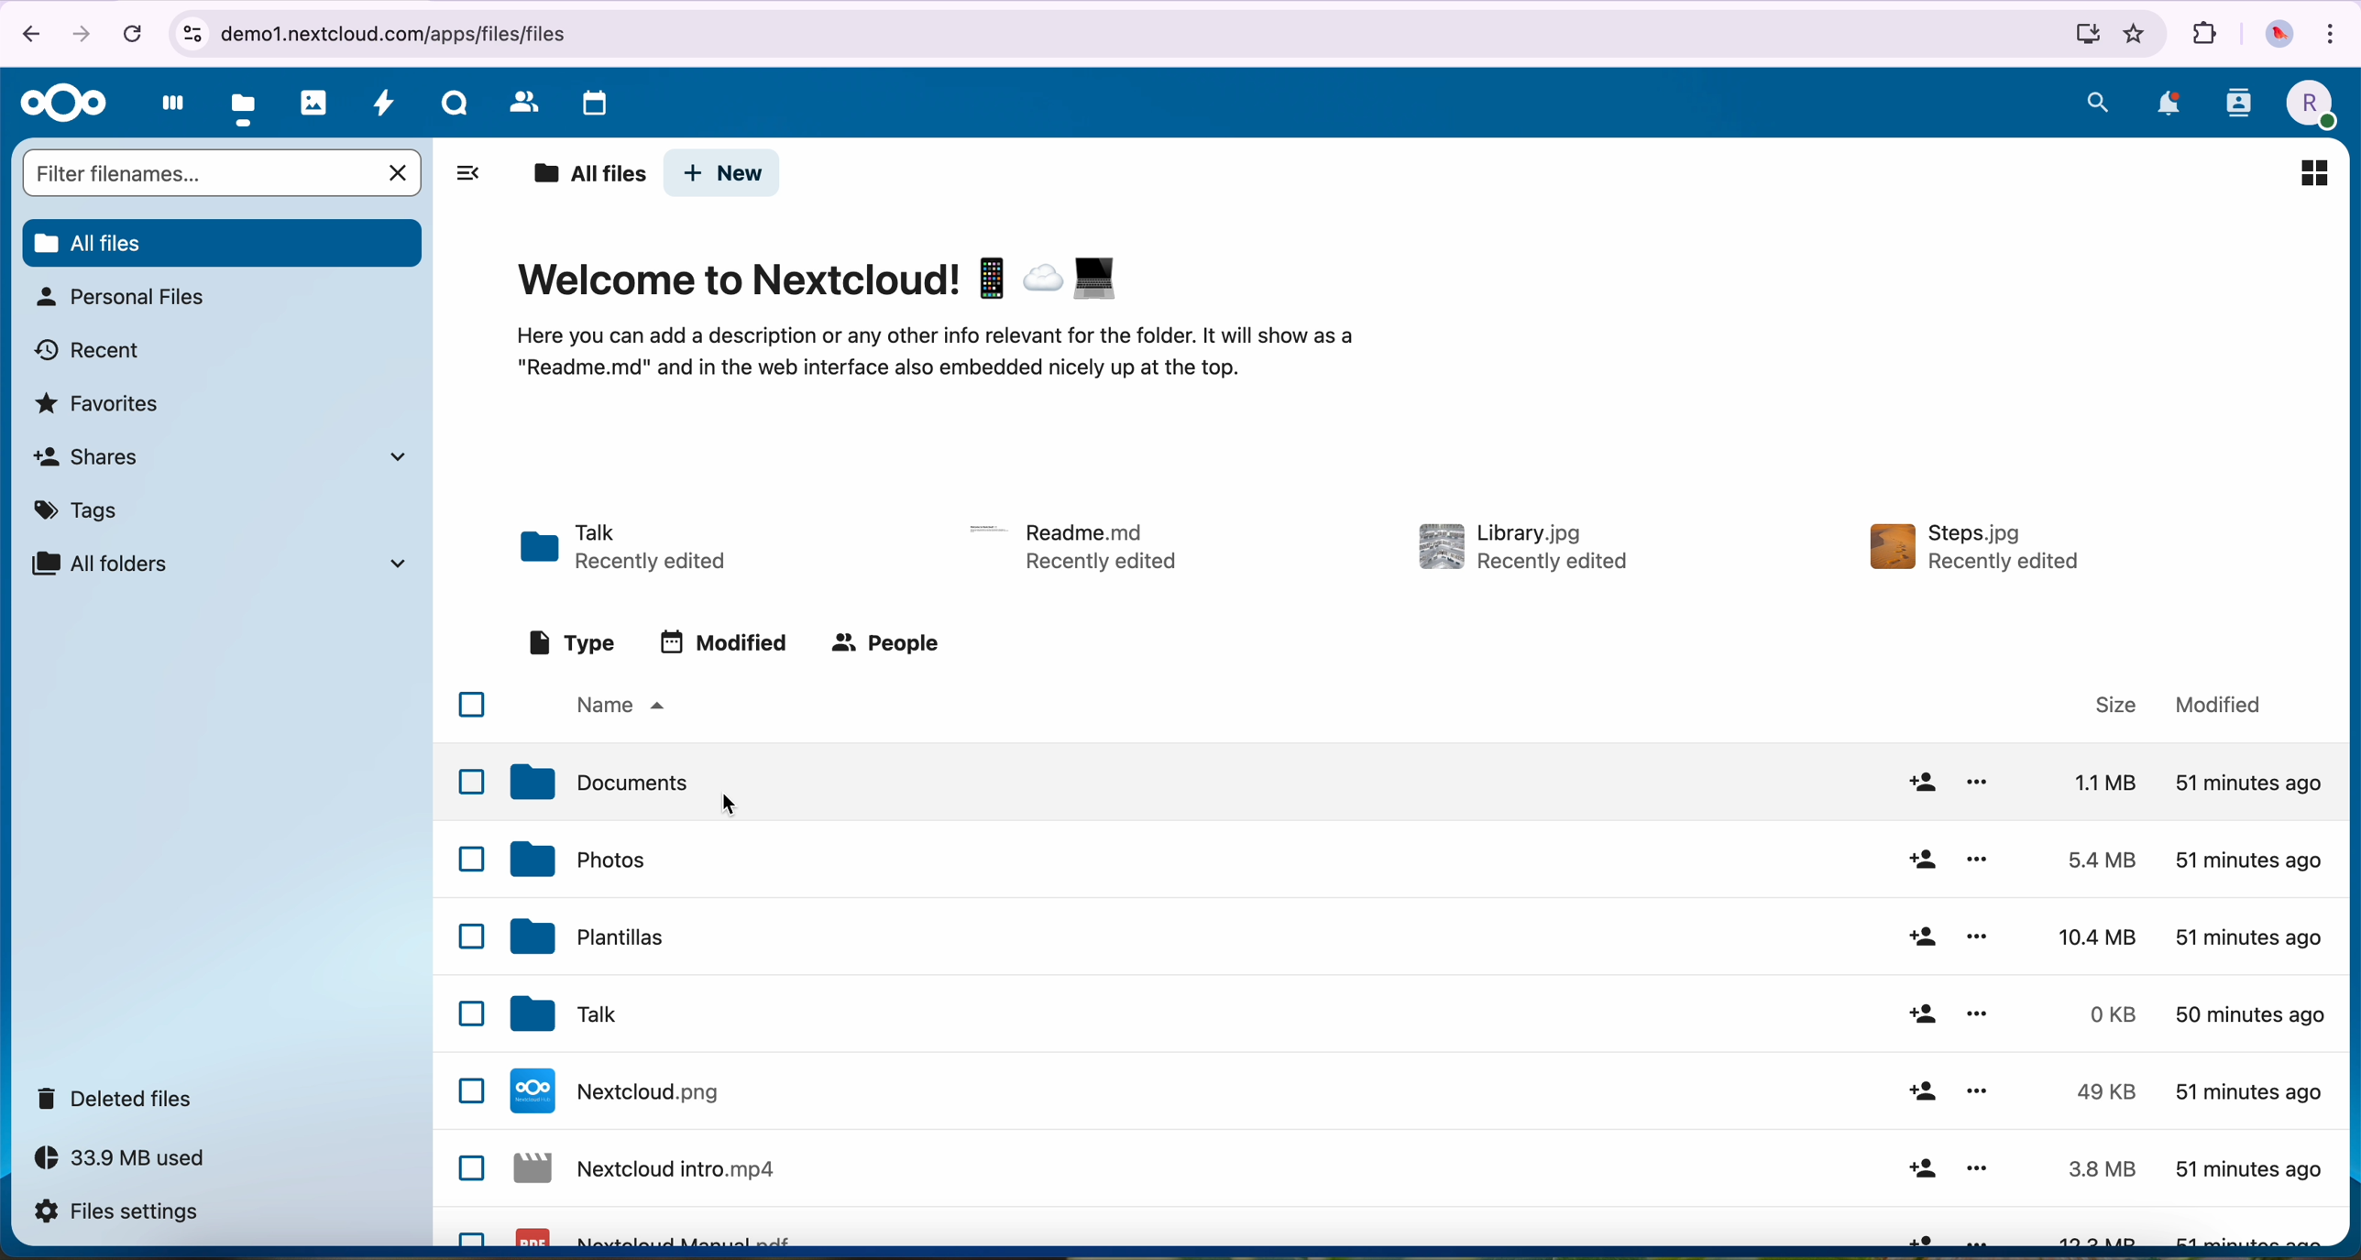 This screenshot has width=2361, height=1260. Describe the element at coordinates (1137, 35) in the screenshot. I see `url` at that location.